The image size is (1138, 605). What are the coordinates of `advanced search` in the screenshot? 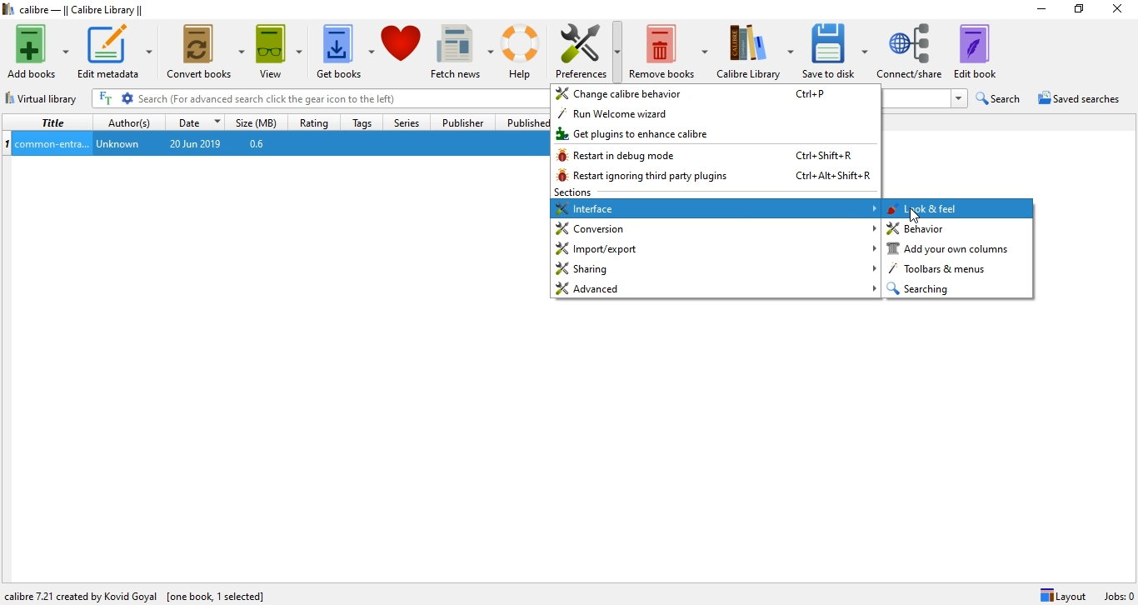 It's located at (128, 98).